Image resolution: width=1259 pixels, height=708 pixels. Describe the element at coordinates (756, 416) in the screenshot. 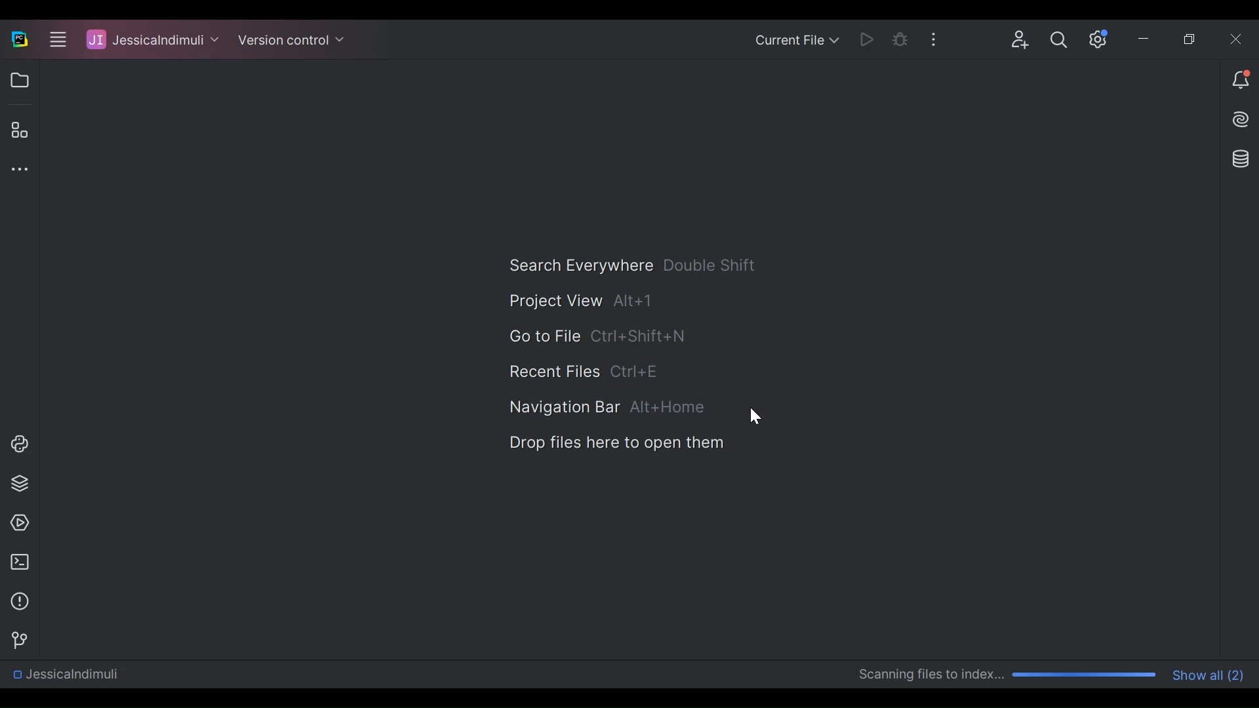

I see `Cursor` at that location.